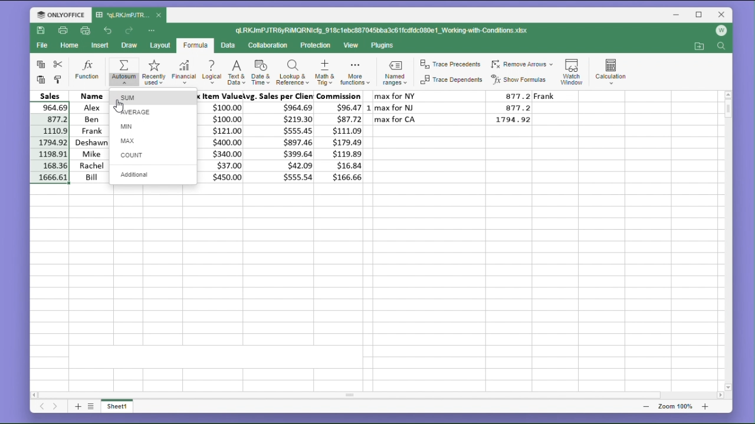 The image size is (755, 424). What do you see at coordinates (342, 137) in the screenshot?
I see `commission` at bounding box center [342, 137].